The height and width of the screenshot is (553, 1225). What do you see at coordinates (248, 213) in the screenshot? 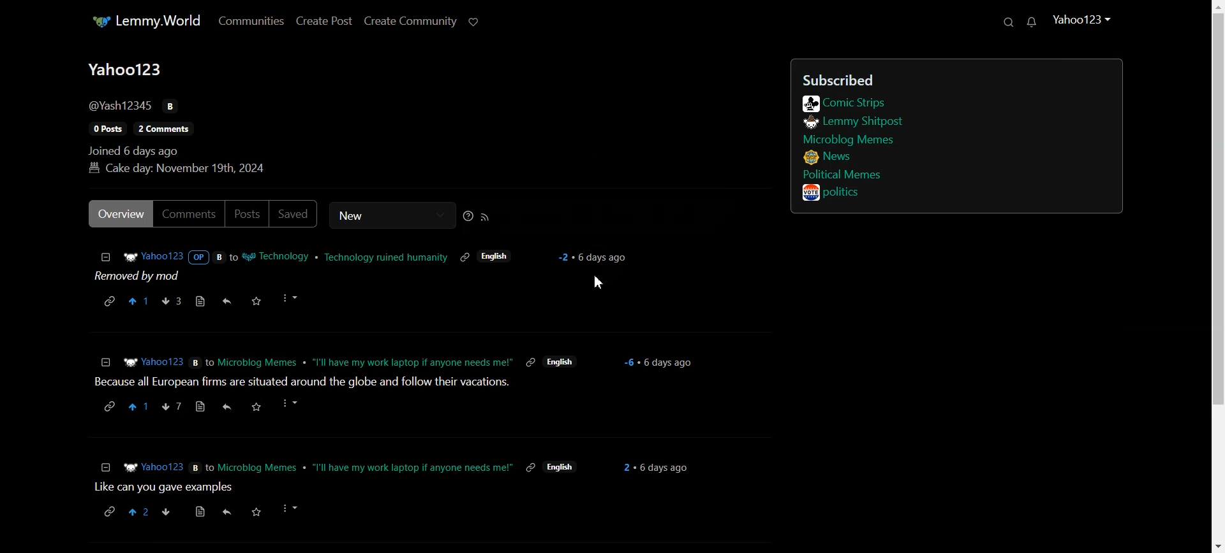
I see `Posts` at bounding box center [248, 213].